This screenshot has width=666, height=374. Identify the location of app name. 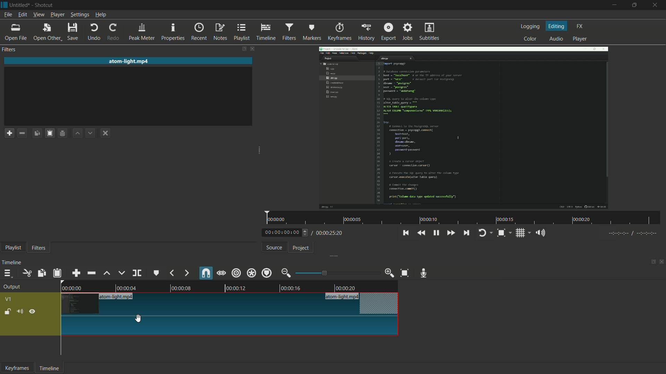
(45, 5).